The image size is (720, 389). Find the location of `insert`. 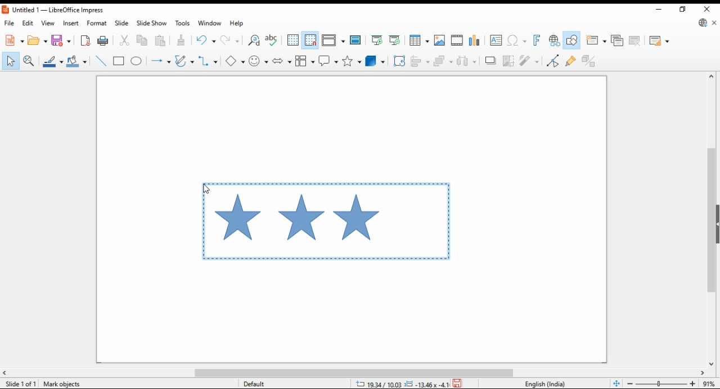

insert is located at coordinates (70, 23).